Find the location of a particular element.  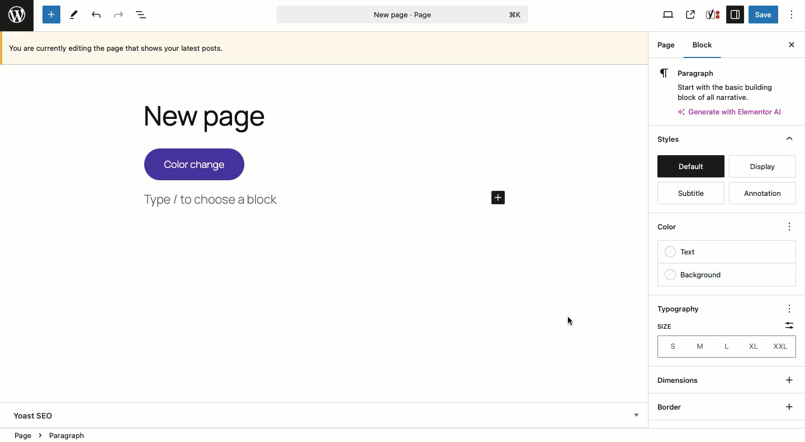

options is located at coordinates (790, 308).